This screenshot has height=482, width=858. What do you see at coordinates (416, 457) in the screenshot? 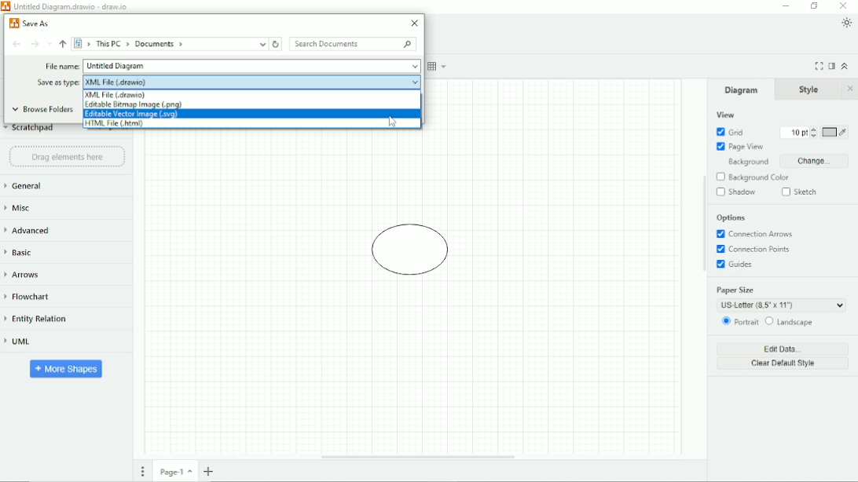
I see `Horizontal Scroll Bar` at bounding box center [416, 457].